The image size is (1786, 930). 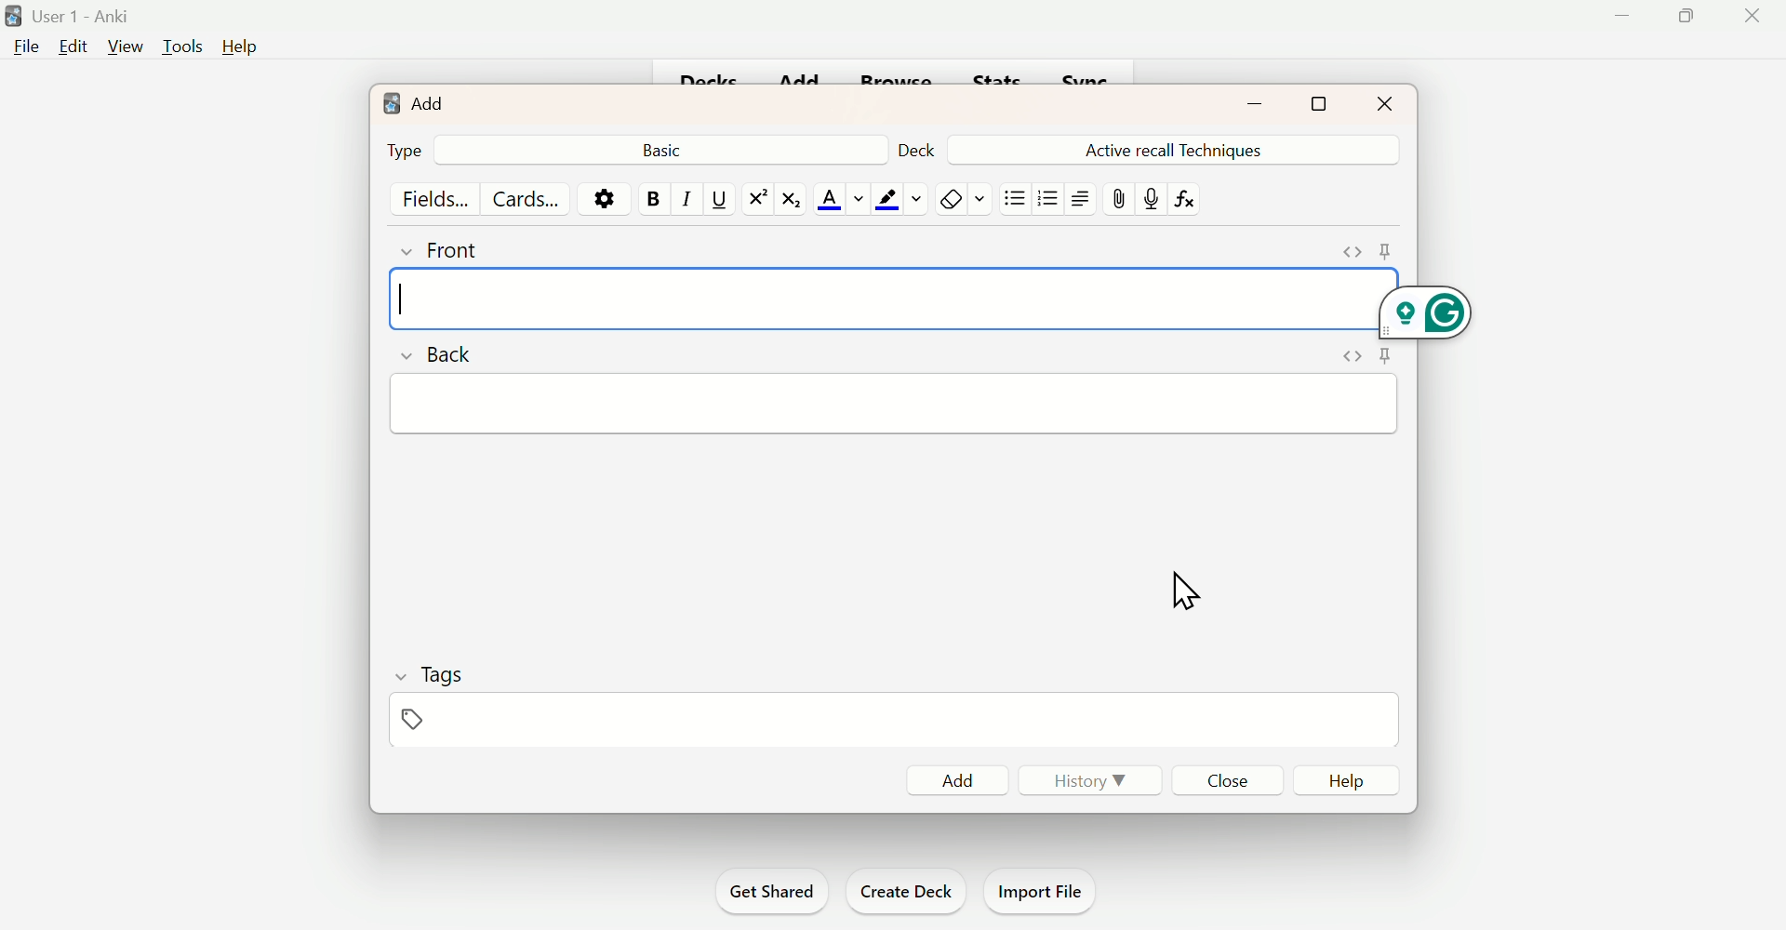 What do you see at coordinates (790, 200) in the screenshot?
I see `Subscript` at bounding box center [790, 200].